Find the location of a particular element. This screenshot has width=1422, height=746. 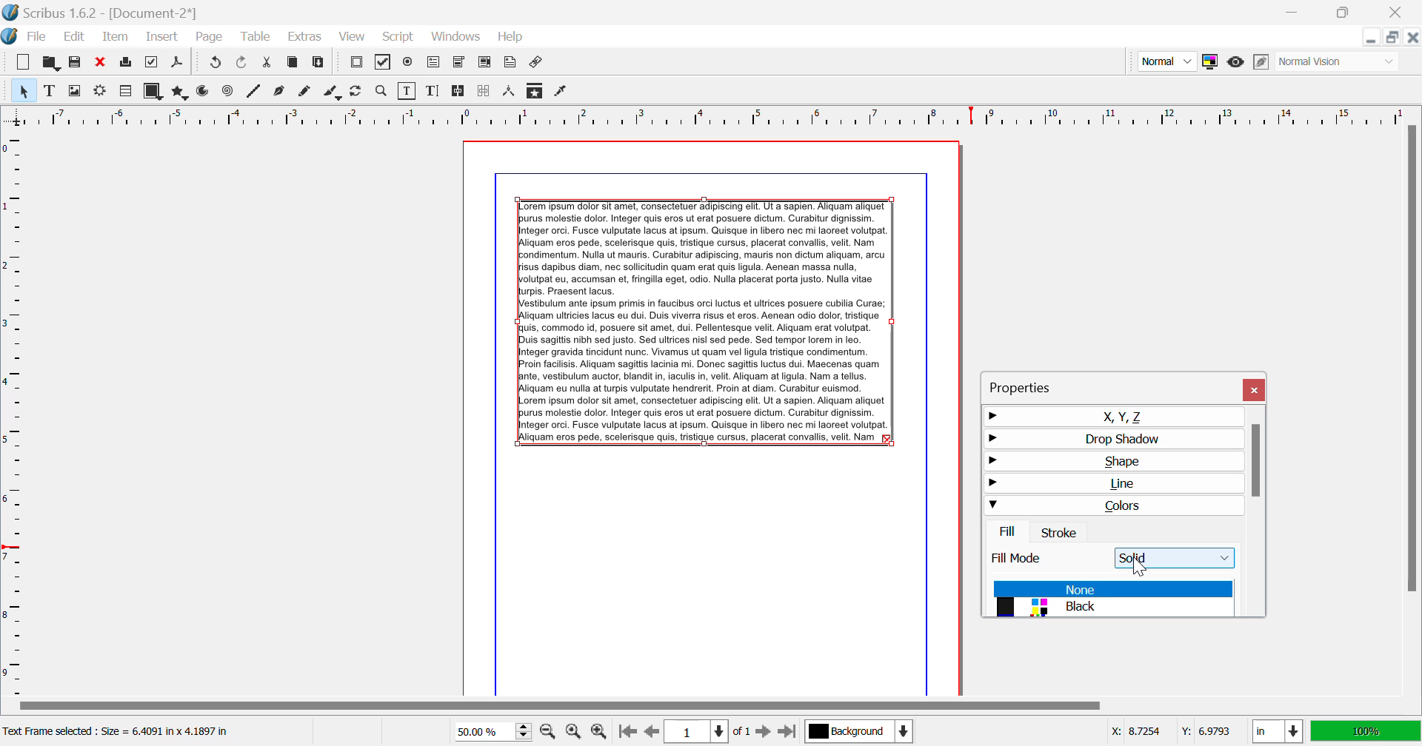

Scroll Bar is located at coordinates (1257, 511).